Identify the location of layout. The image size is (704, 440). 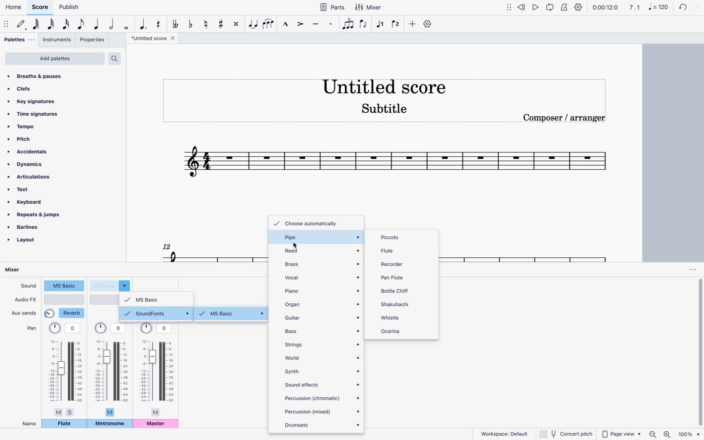
(36, 242).